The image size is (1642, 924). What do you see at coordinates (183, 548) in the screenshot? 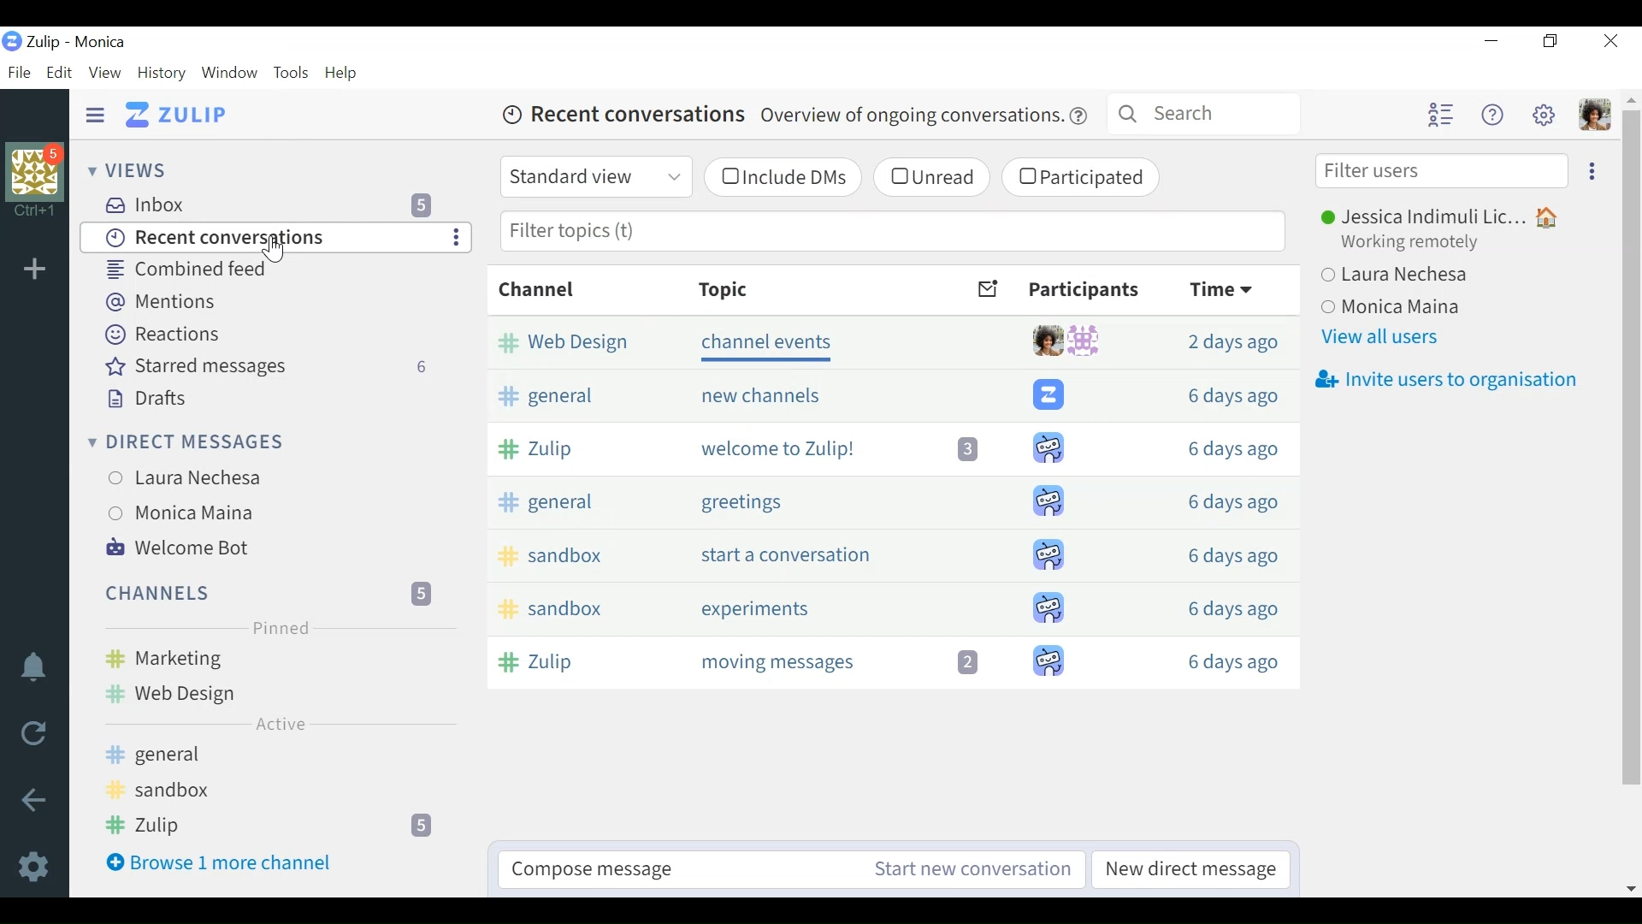
I see `Welcome Bot` at bounding box center [183, 548].